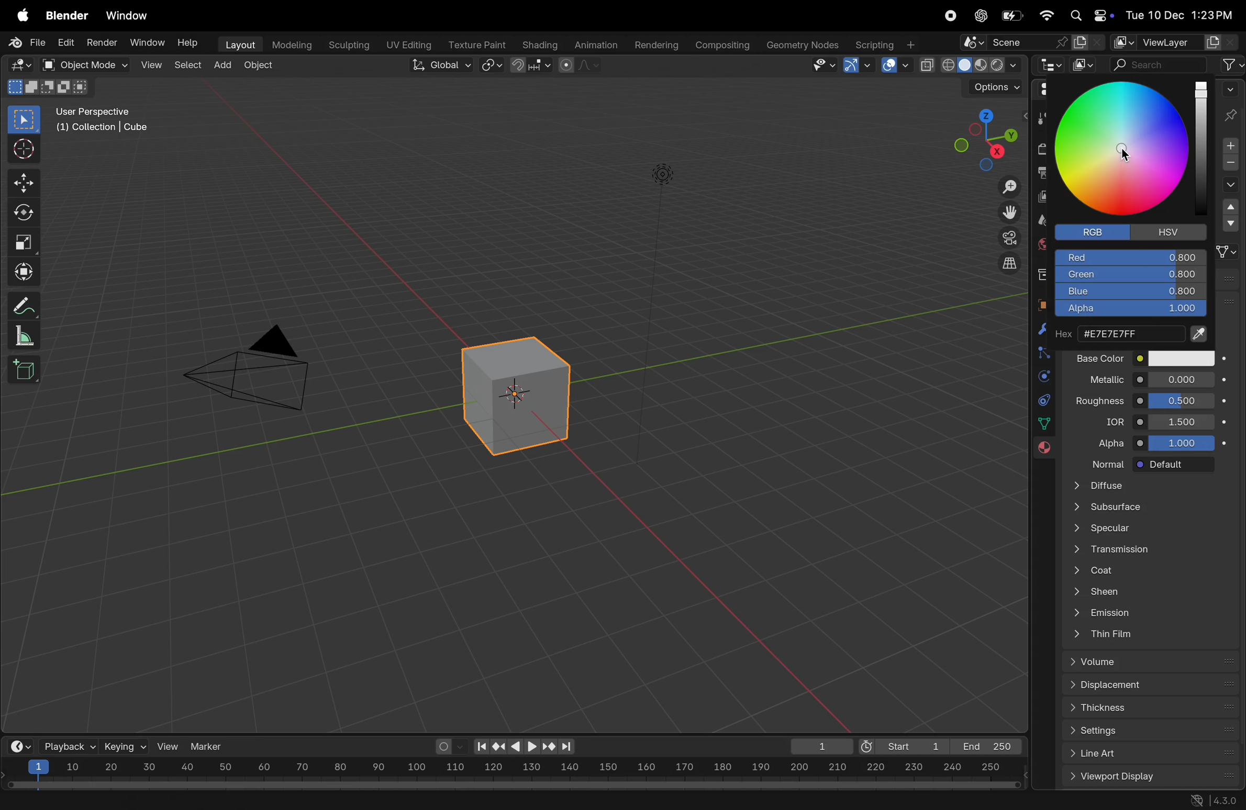 Image resolution: width=1246 pixels, height=810 pixels. What do you see at coordinates (259, 66) in the screenshot?
I see `object` at bounding box center [259, 66].